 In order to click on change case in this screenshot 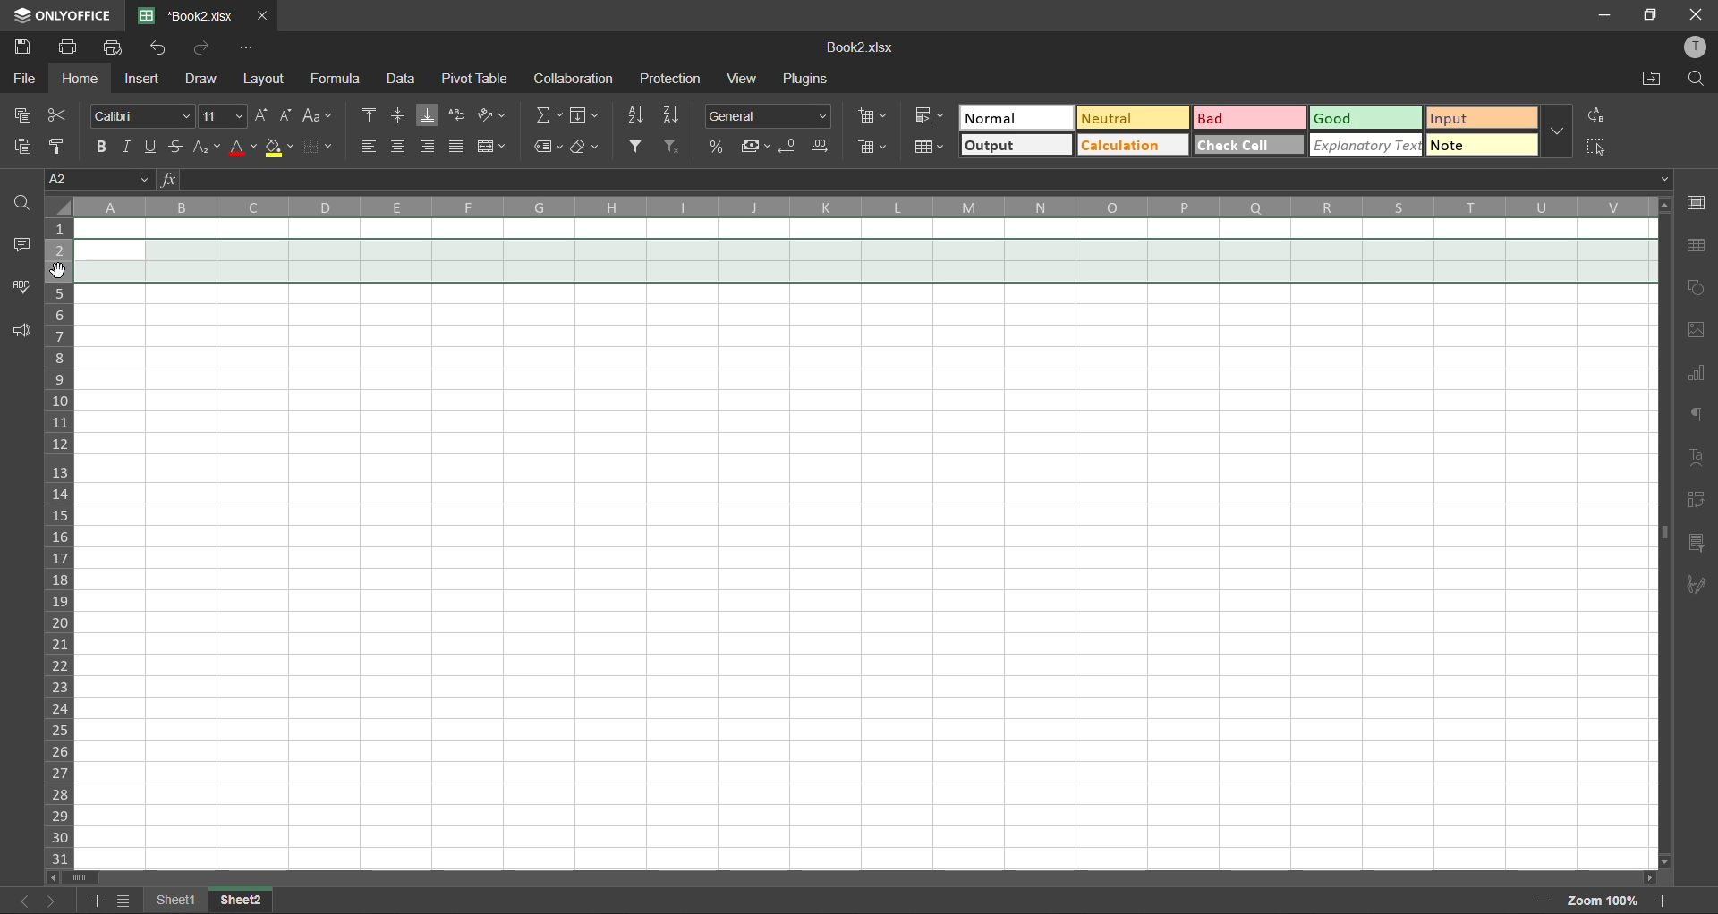, I will do `click(320, 118)`.